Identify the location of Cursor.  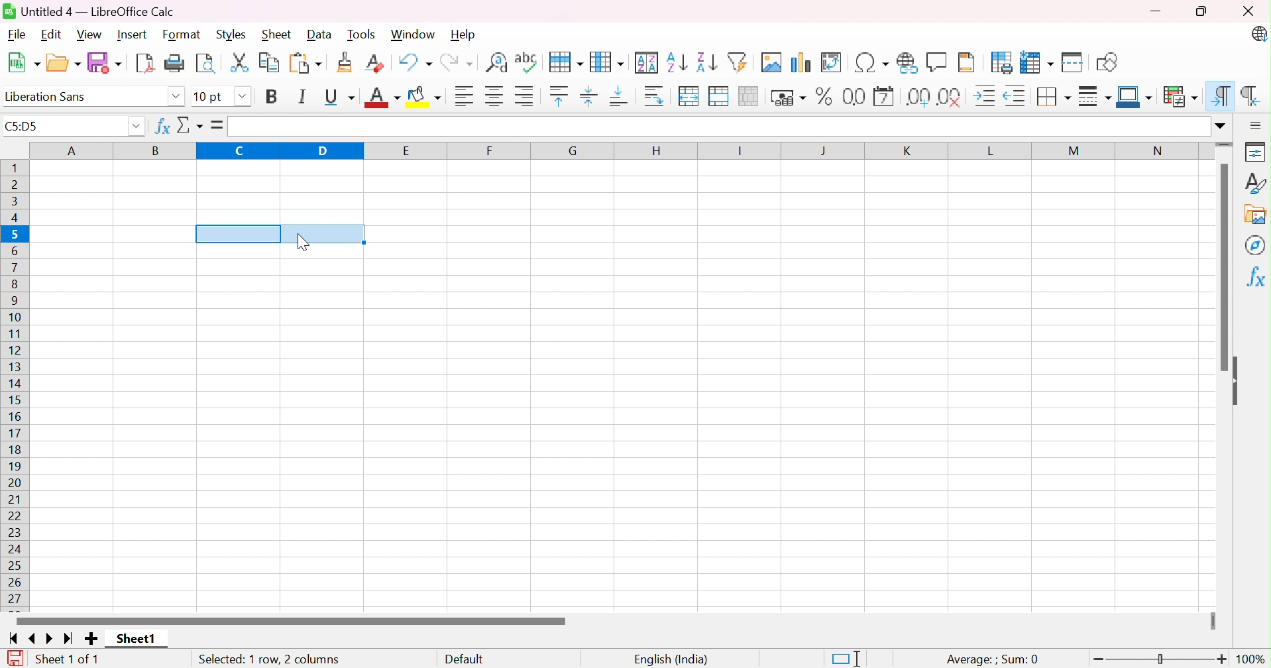
(302, 243).